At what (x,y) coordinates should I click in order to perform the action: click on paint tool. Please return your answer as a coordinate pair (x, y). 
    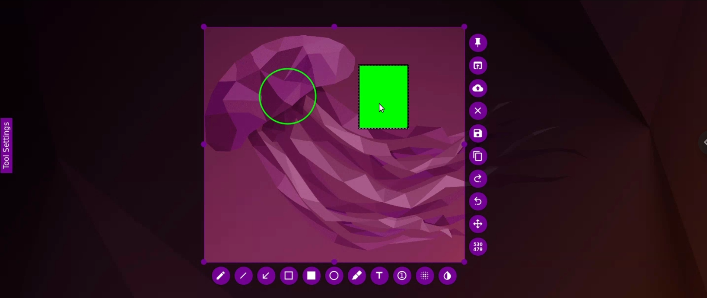
    Looking at the image, I should click on (449, 275).